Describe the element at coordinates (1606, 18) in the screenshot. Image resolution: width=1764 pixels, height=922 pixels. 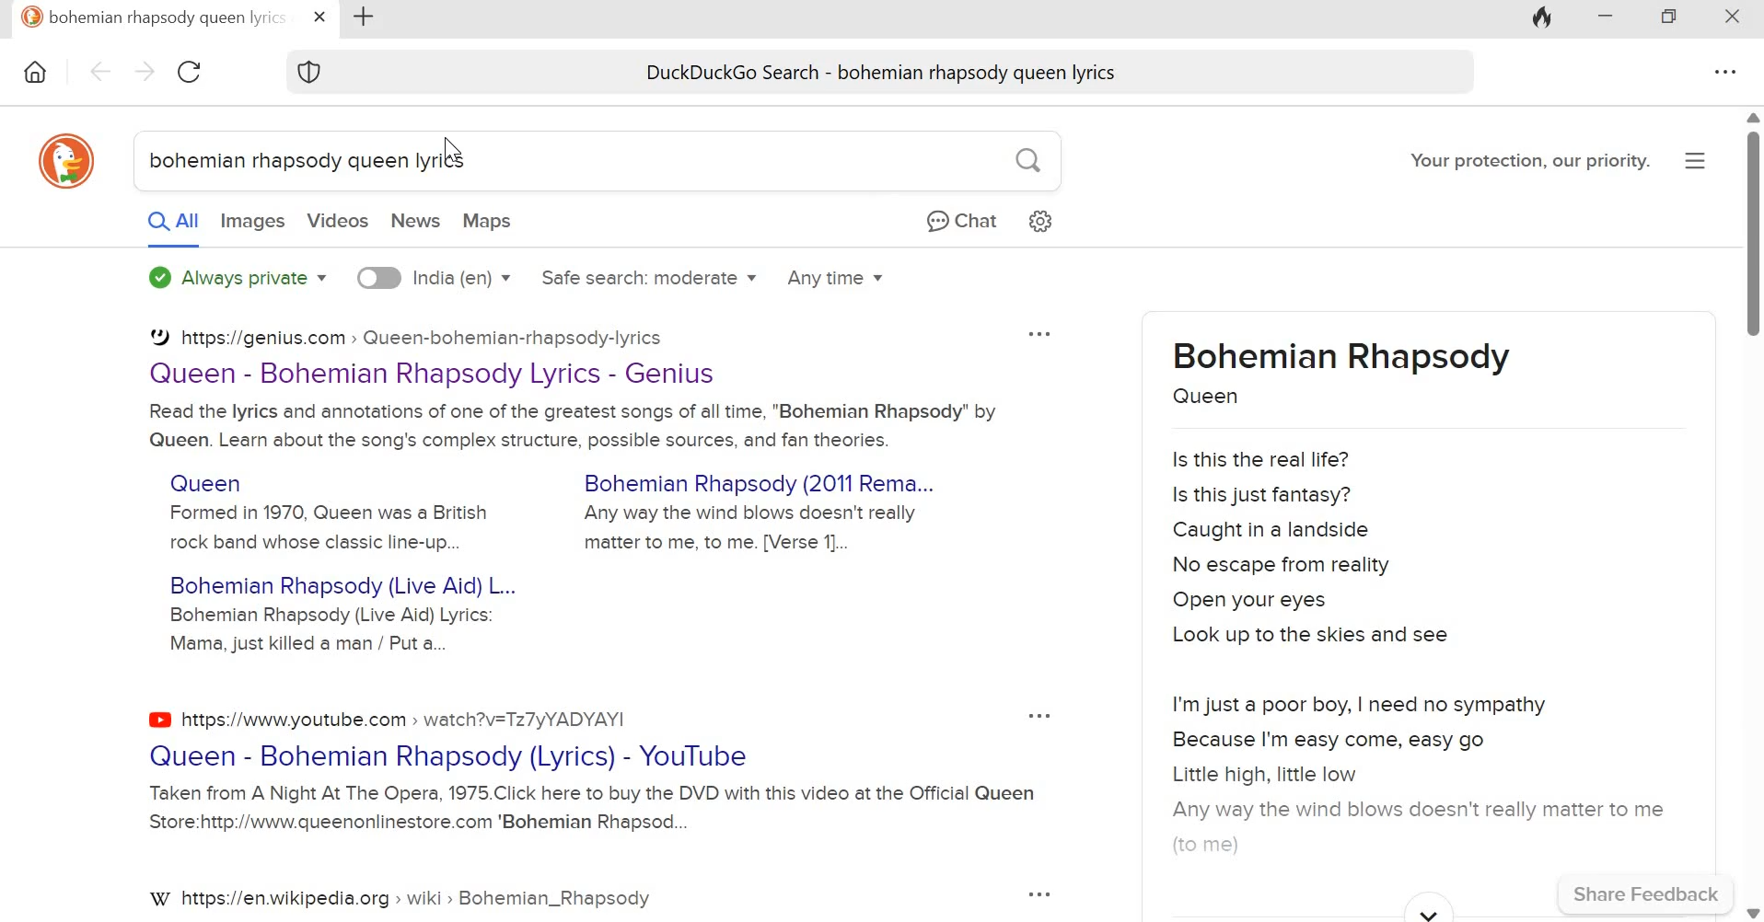
I see `Minimize` at that location.